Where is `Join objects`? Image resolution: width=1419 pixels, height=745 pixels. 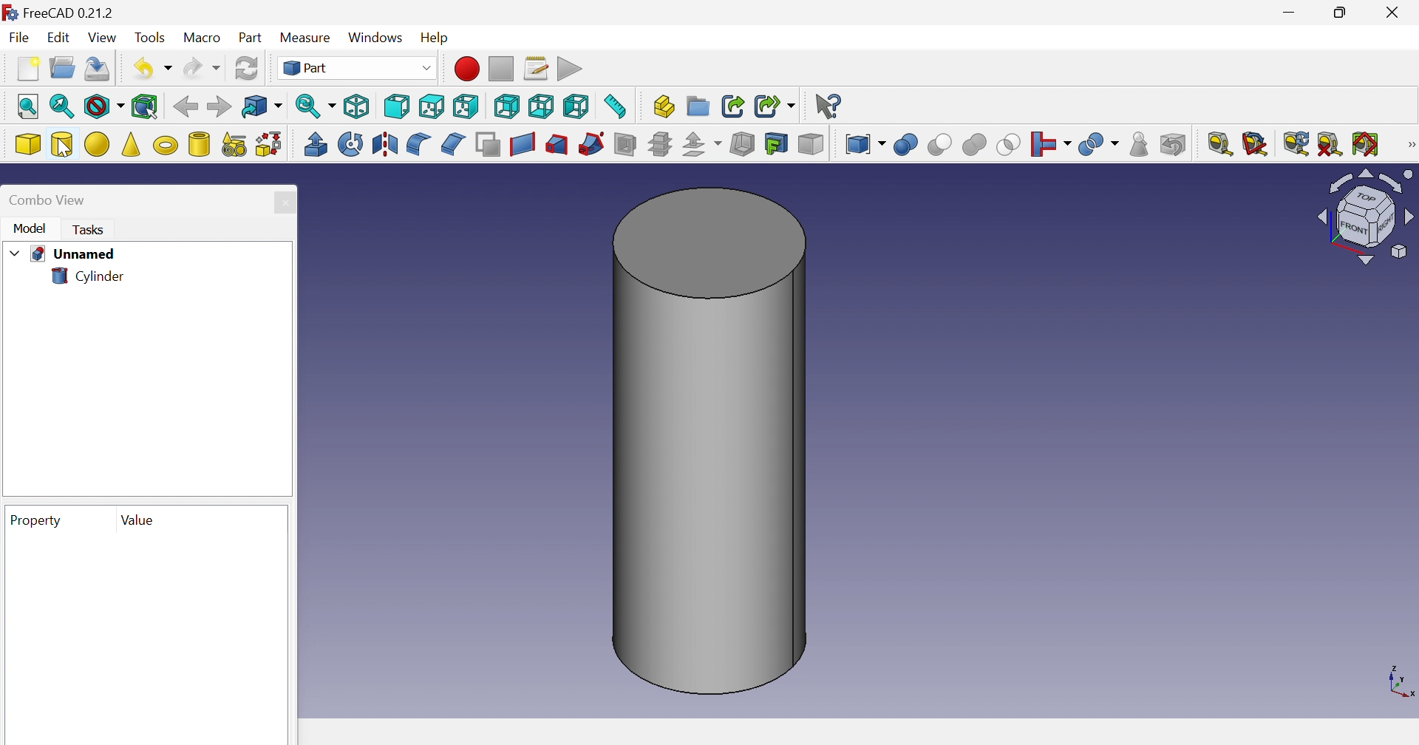 Join objects is located at coordinates (1050, 144).